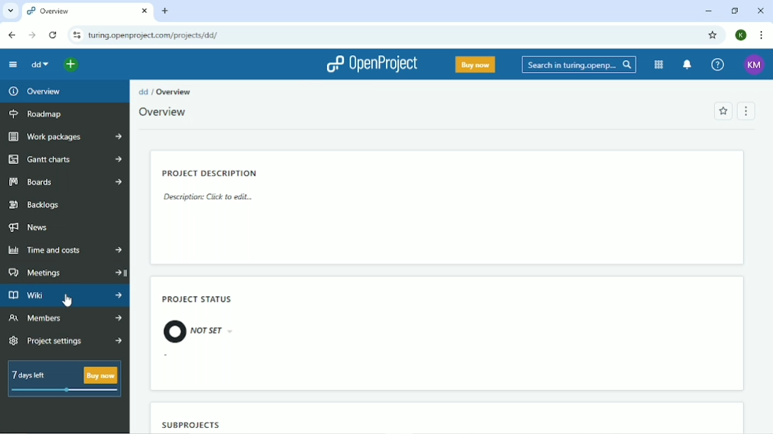 The width and height of the screenshot is (773, 434). What do you see at coordinates (66, 319) in the screenshot?
I see `Member` at bounding box center [66, 319].